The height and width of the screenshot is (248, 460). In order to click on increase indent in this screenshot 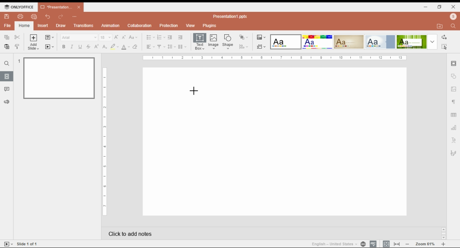, I will do `click(180, 37)`.